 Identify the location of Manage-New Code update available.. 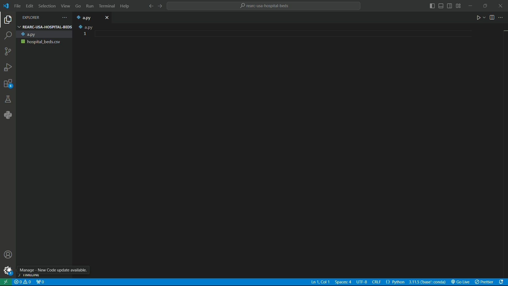
(54, 270).